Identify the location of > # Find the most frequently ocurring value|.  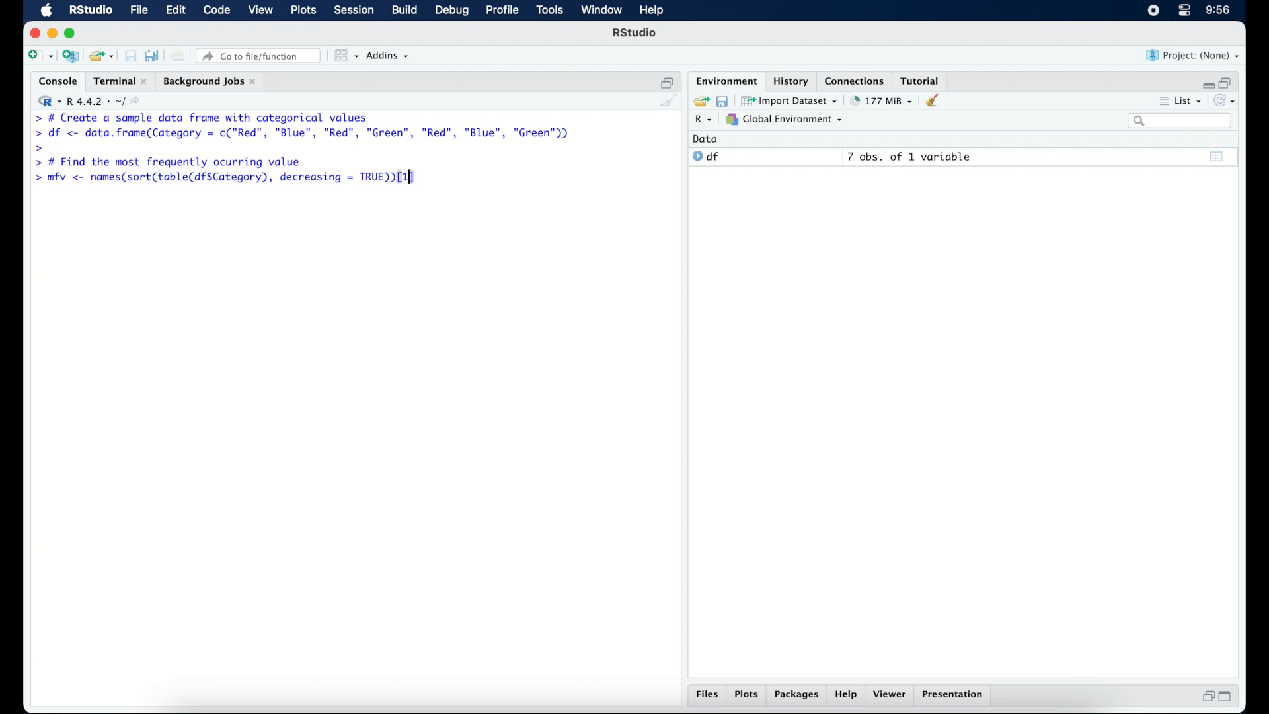
(176, 163).